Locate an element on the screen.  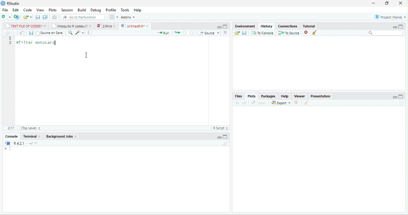
search bar is located at coordinates (385, 33).